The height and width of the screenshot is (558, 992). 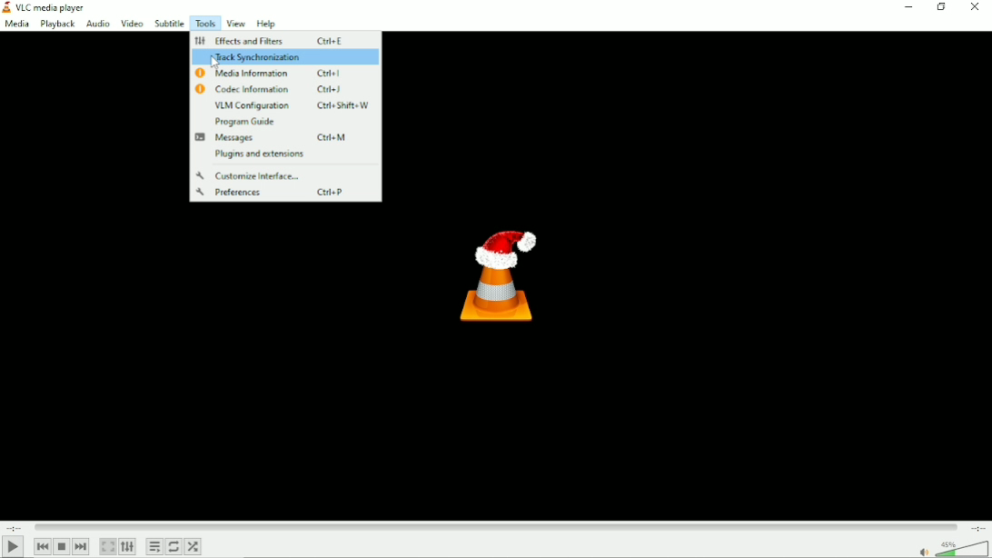 What do you see at coordinates (132, 23) in the screenshot?
I see `Video` at bounding box center [132, 23].